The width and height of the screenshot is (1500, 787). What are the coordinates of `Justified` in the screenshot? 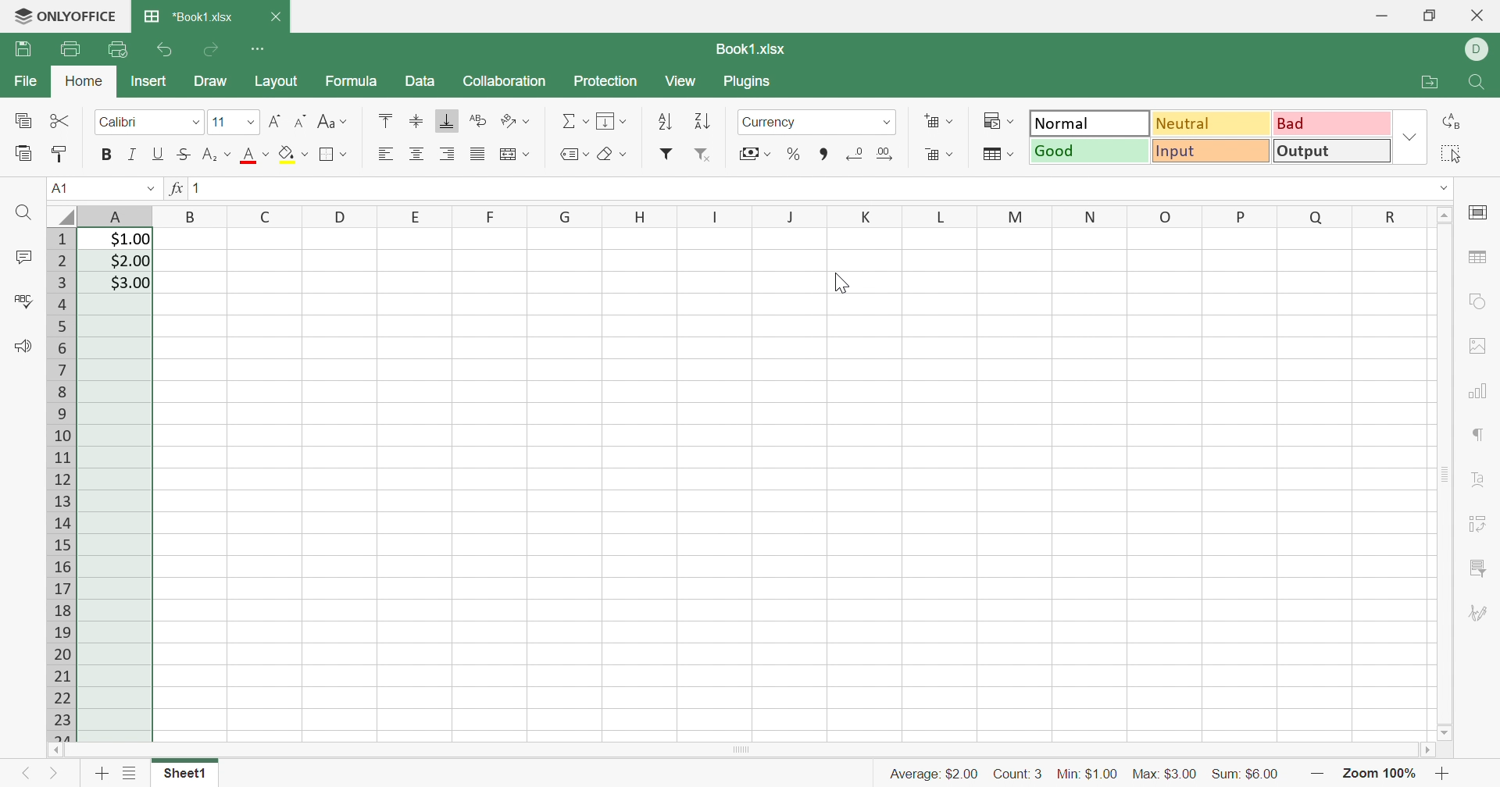 It's located at (477, 152).